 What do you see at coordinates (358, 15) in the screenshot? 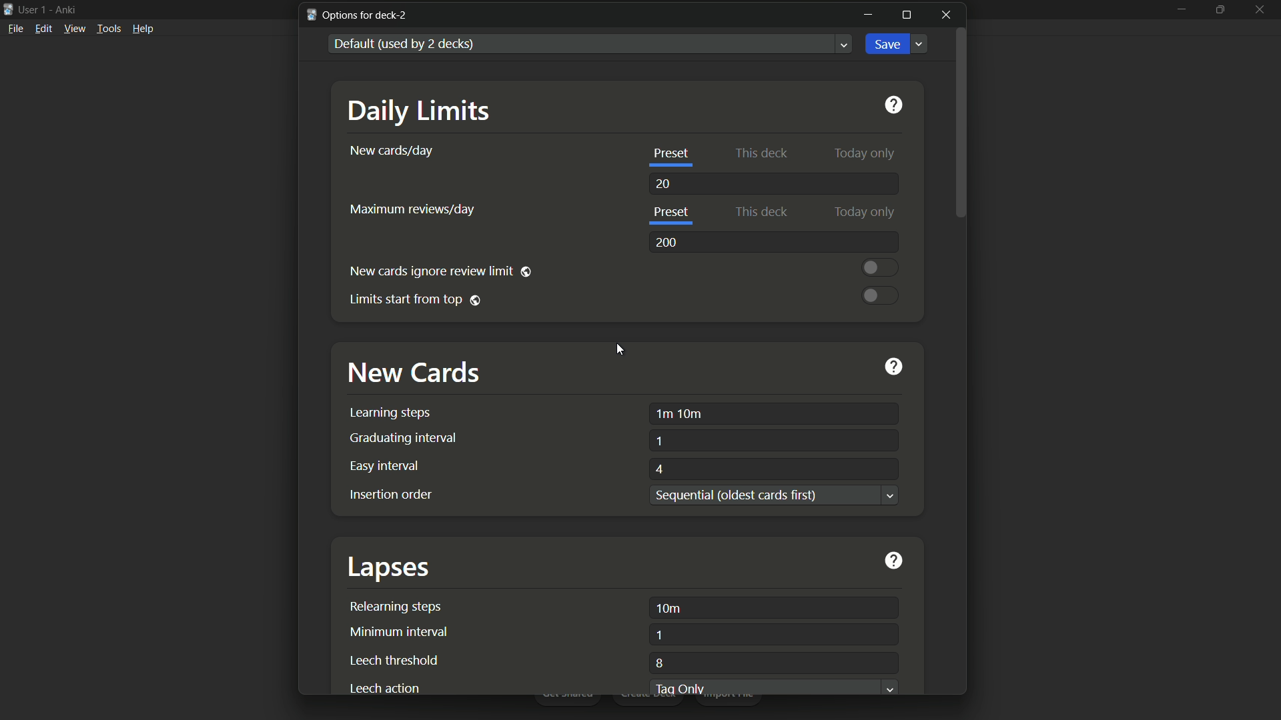
I see `options for deck-2` at bounding box center [358, 15].